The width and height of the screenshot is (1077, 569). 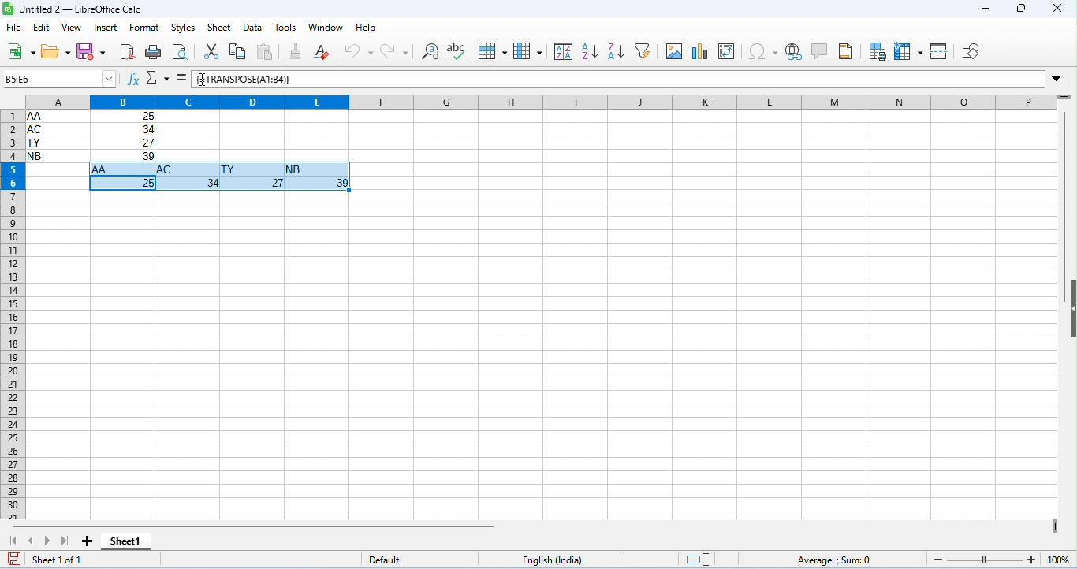 I want to click on horizontal scroll bar, so click(x=254, y=526).